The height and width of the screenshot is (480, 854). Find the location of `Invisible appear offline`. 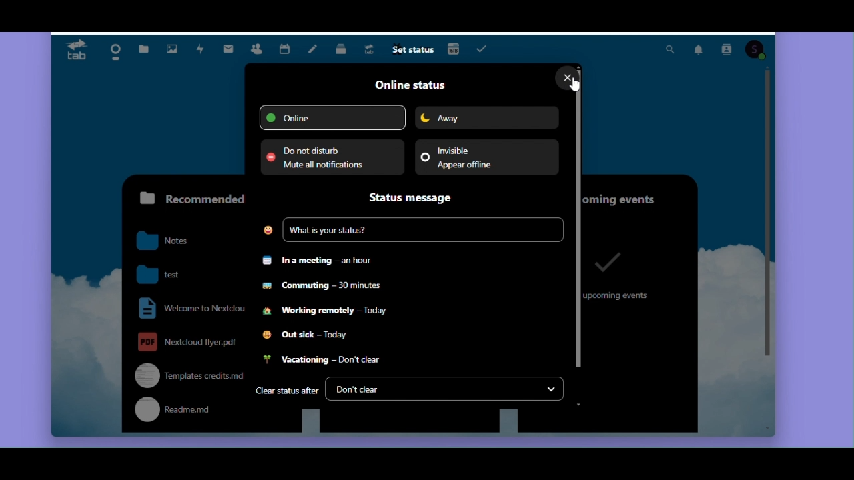

Invisible appear offline is located at coordinates (486, 157).